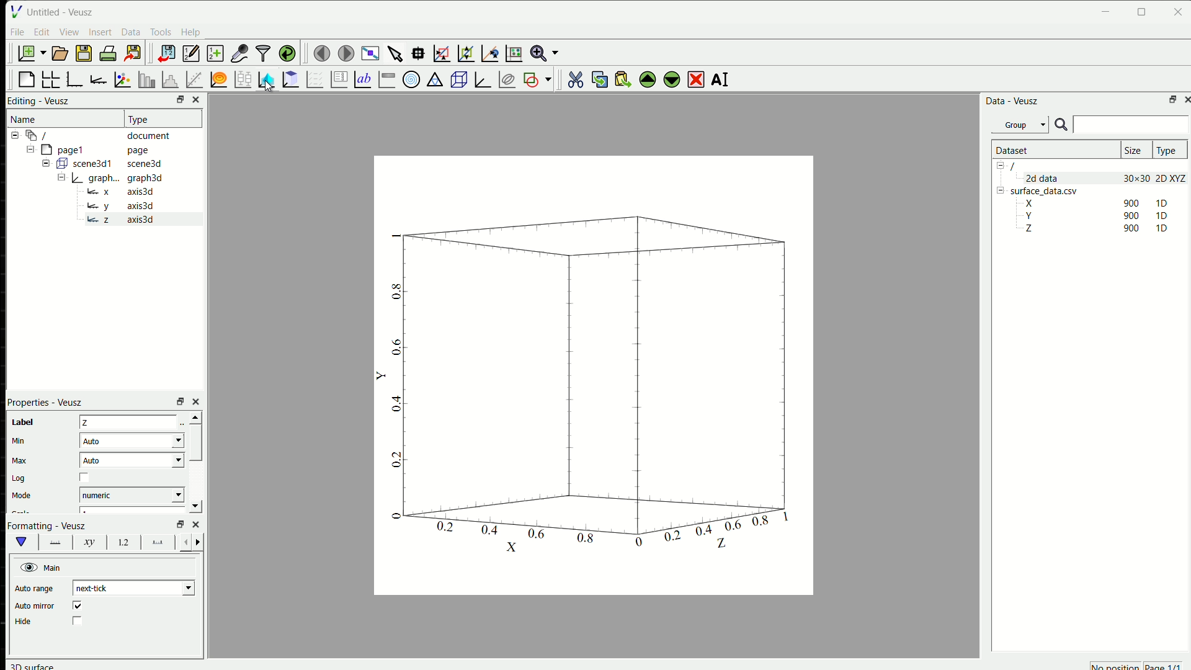 The image size is (1191, 670). What do you see at coordinates (437, 79) in the screenshot?
I see `ternary graph` at bounding box center [437, 79].